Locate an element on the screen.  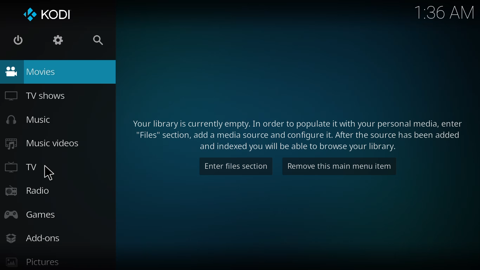
info is located at coordinates (294, 134).